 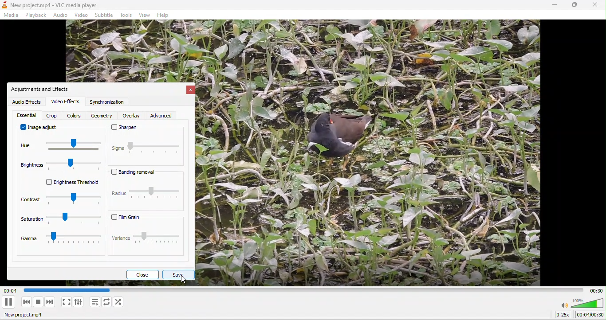 I want to click on banding removal, so click(x=138, y=174).